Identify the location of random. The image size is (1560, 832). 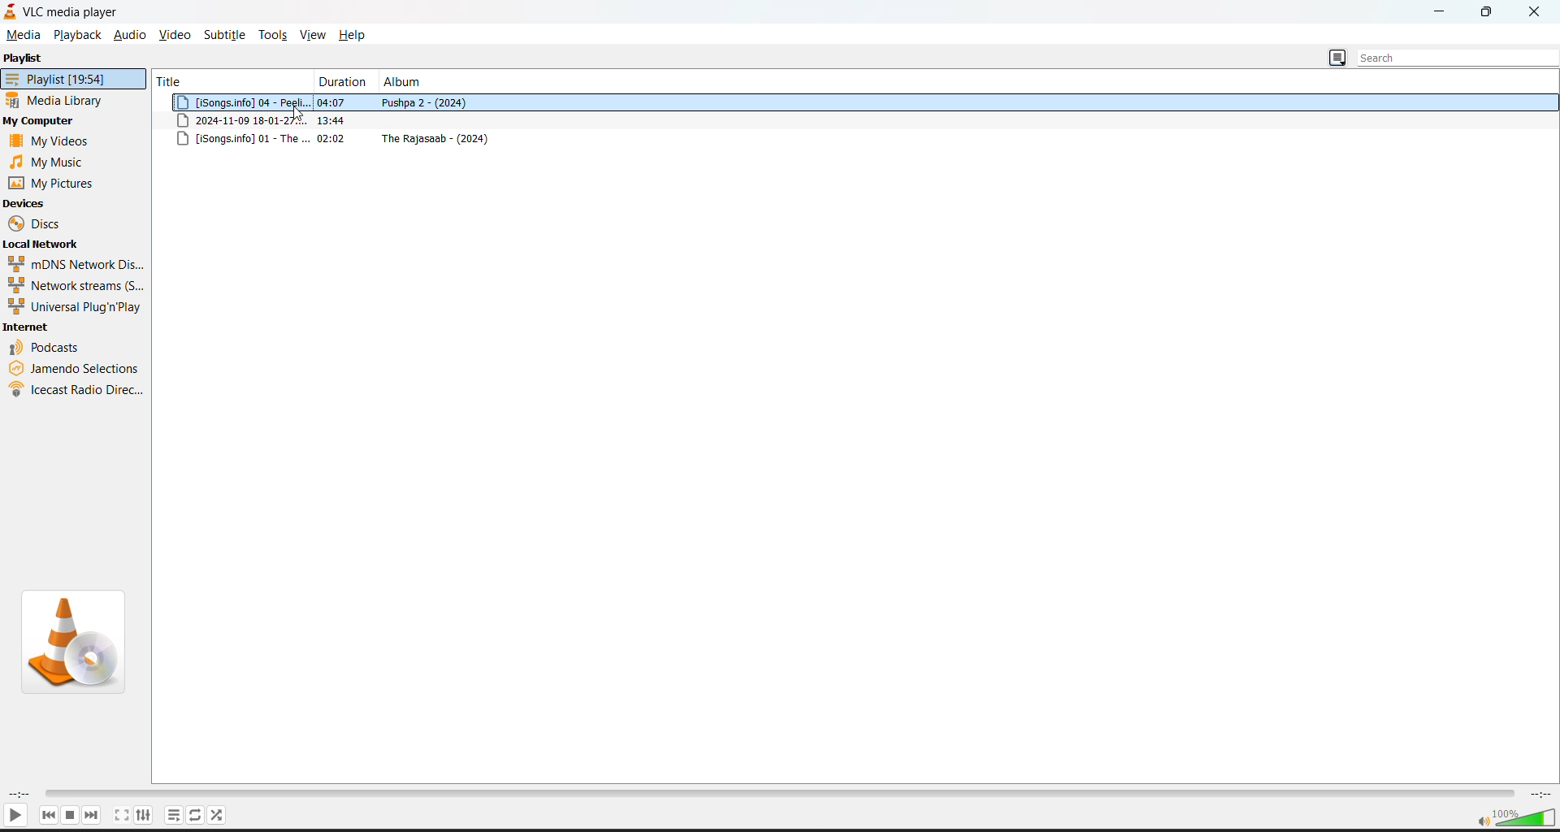
(219, 816).